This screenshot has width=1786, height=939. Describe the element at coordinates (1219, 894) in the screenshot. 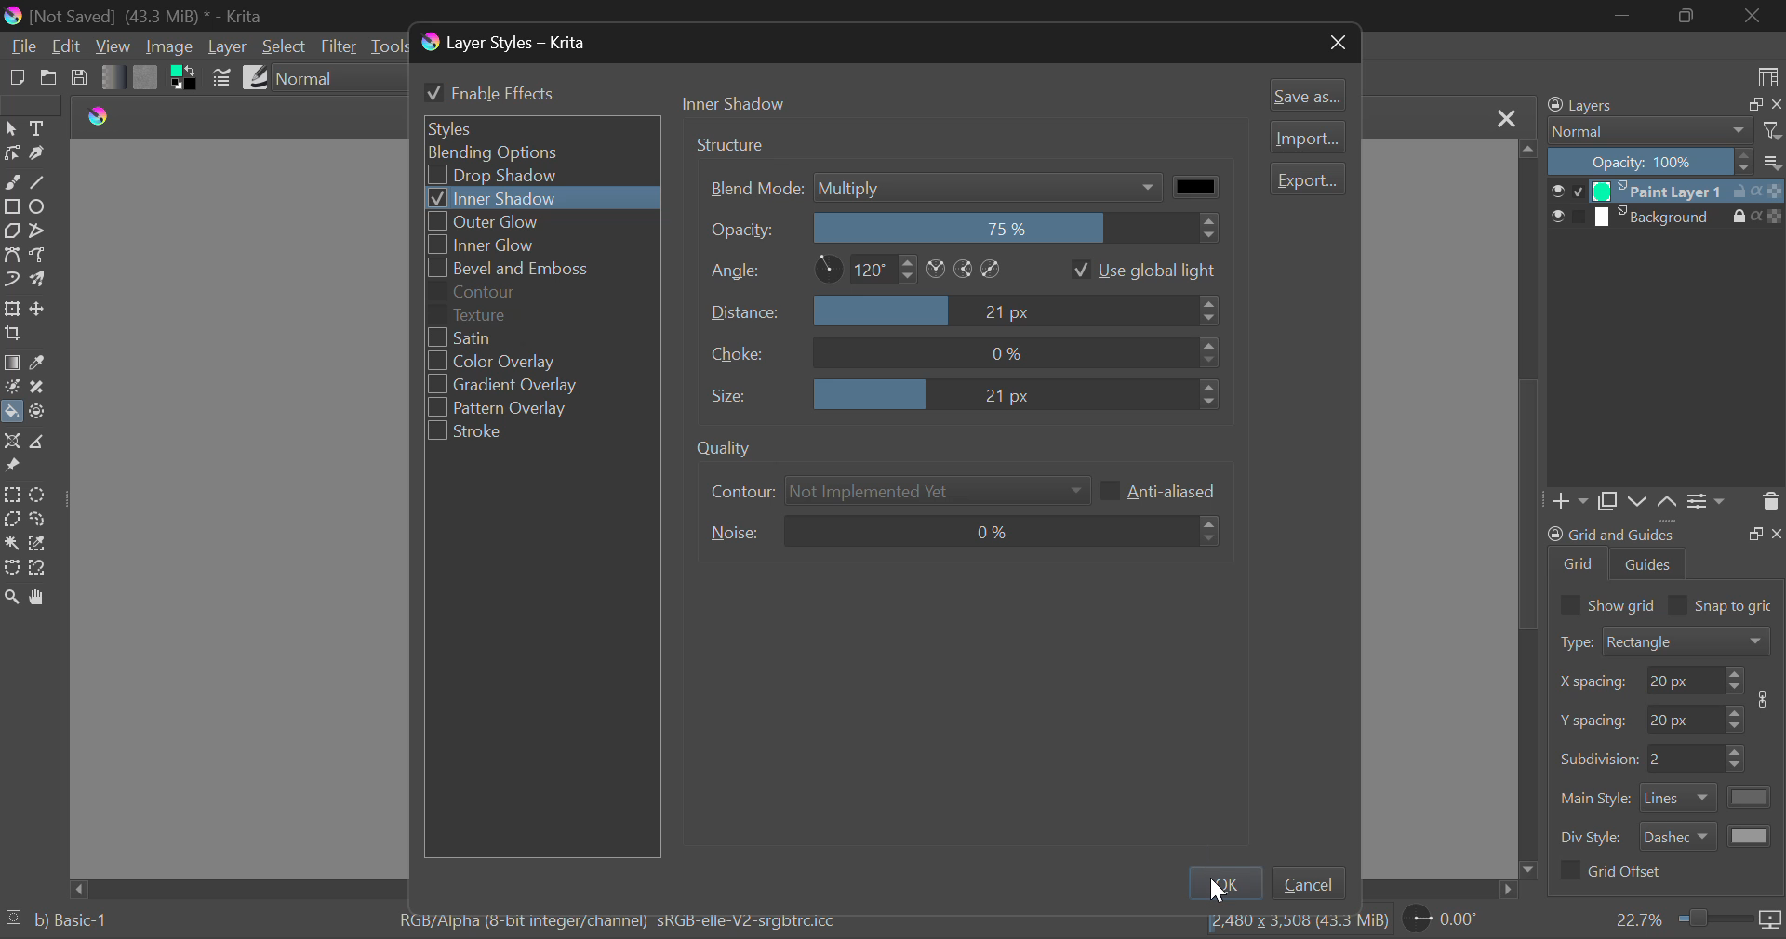

I see `cursor` at that location.